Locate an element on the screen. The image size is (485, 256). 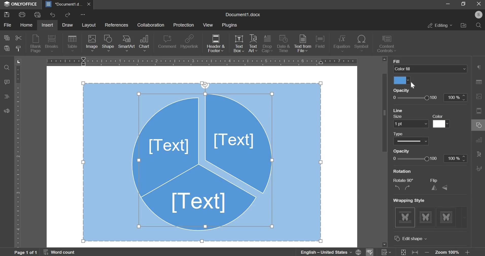
line type is located at coordinates (411, 141).